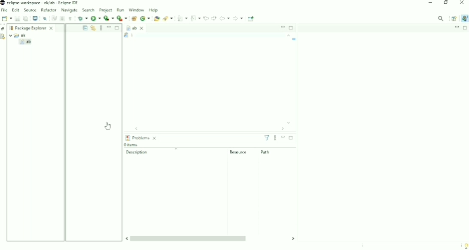 This screenshot has height=250, width=469. Describe the element at coordinates (133, 145) in the screenshot. I see `0 items` at that location.